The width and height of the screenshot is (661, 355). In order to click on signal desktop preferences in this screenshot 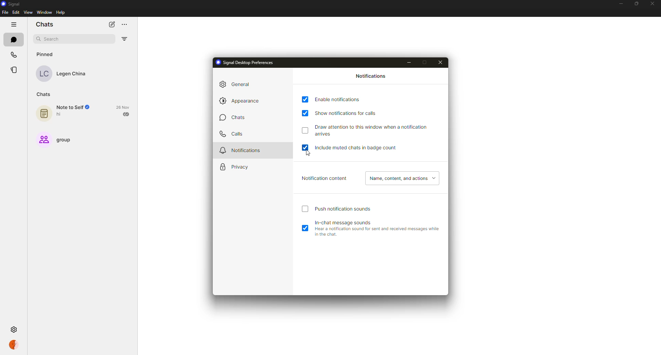, I will do `click(244, 63)`.